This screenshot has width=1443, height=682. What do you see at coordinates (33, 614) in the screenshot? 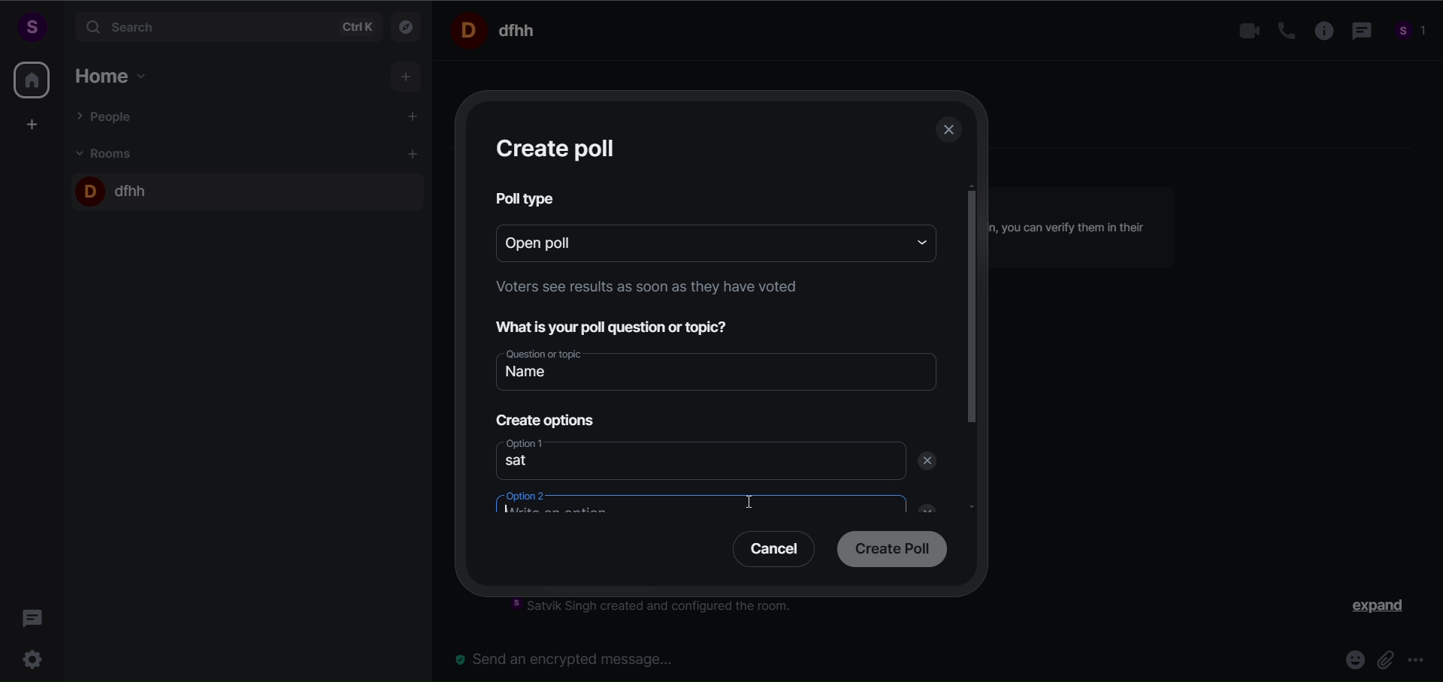
I see `threads ` at bounding box center [33, 614].